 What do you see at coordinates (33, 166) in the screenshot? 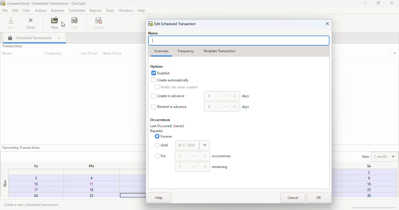
I see `Su` at bounding box center [33, 166].